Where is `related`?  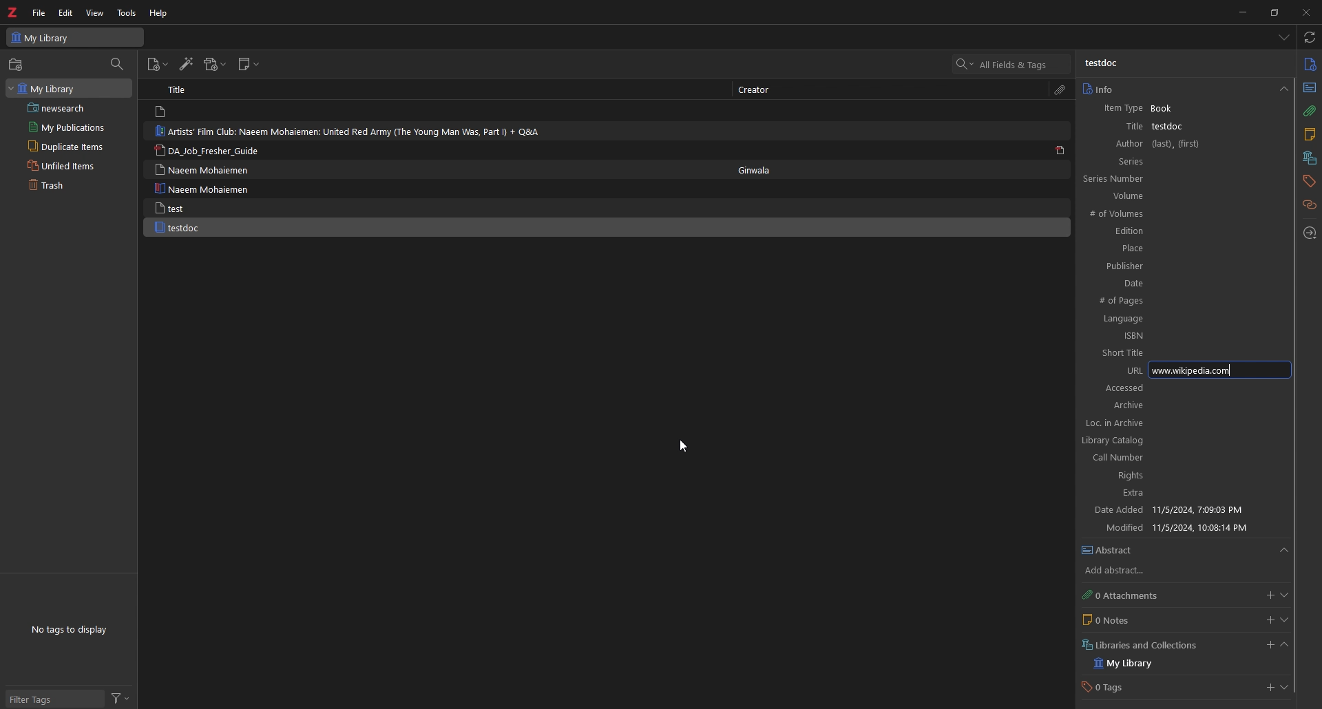 related is located at coordinates (1309, 205).